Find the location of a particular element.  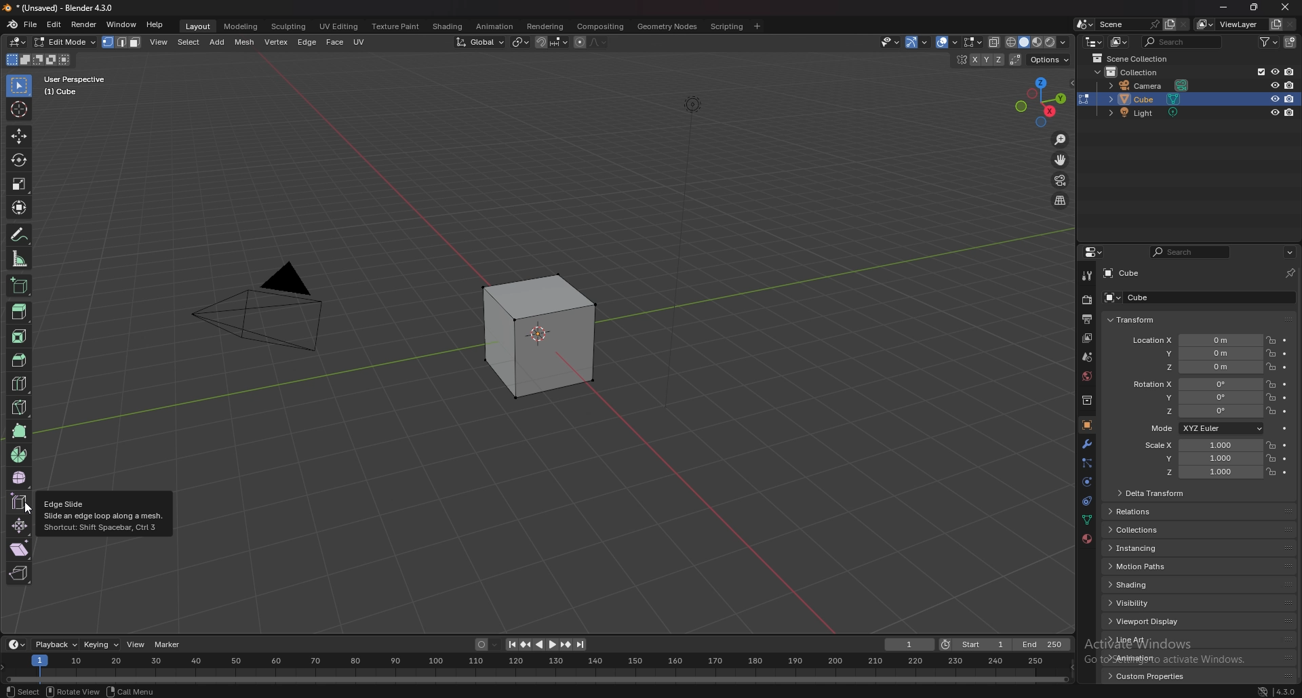

search is located at coordinates (1192, 252).